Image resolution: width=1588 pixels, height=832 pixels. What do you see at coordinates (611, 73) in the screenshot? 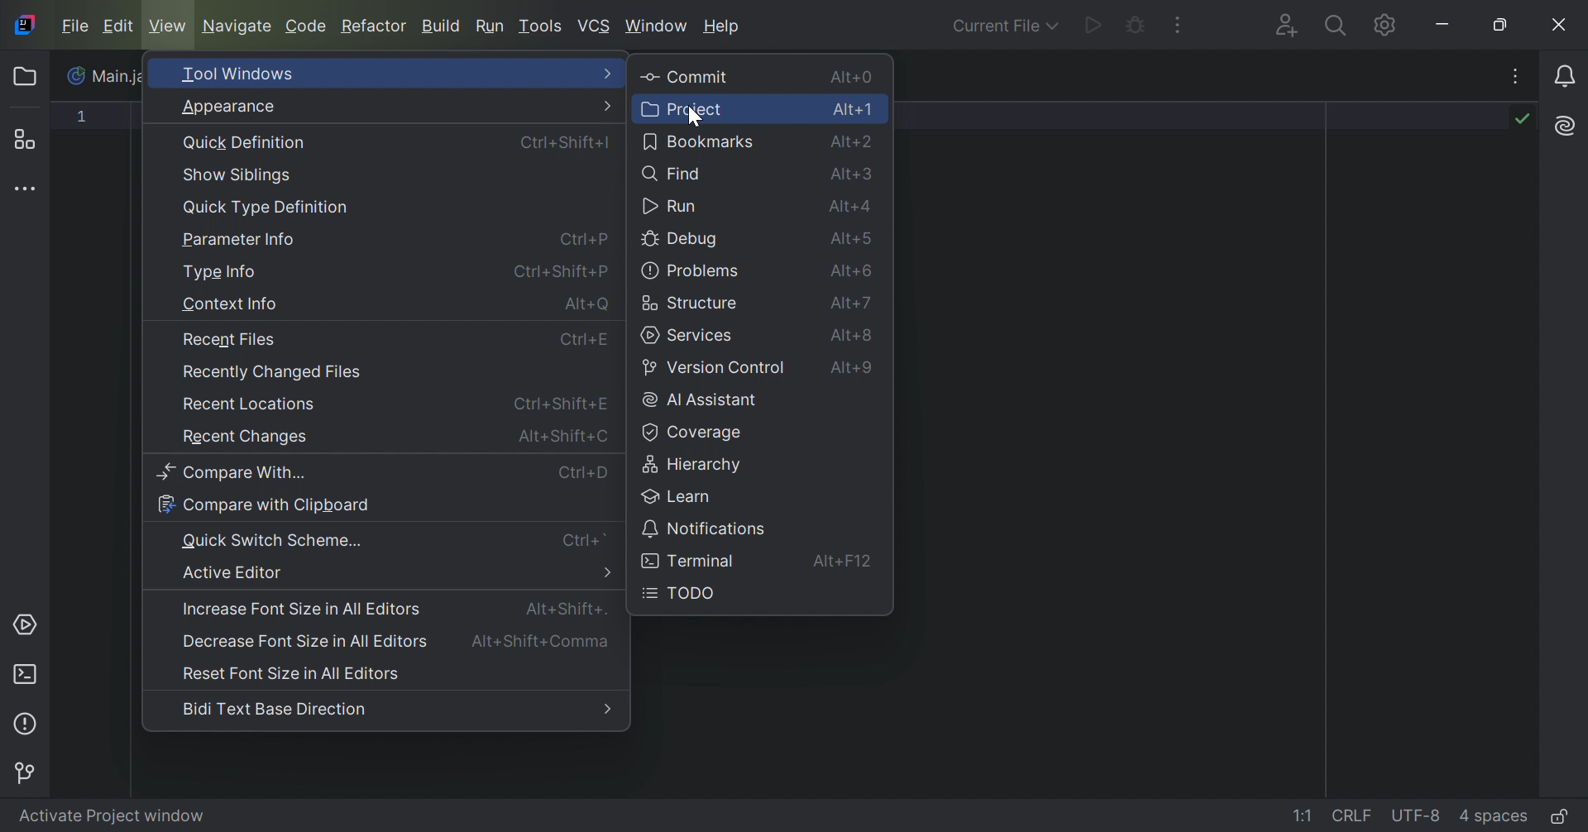
I see `More` at bounding box center [611, 73].